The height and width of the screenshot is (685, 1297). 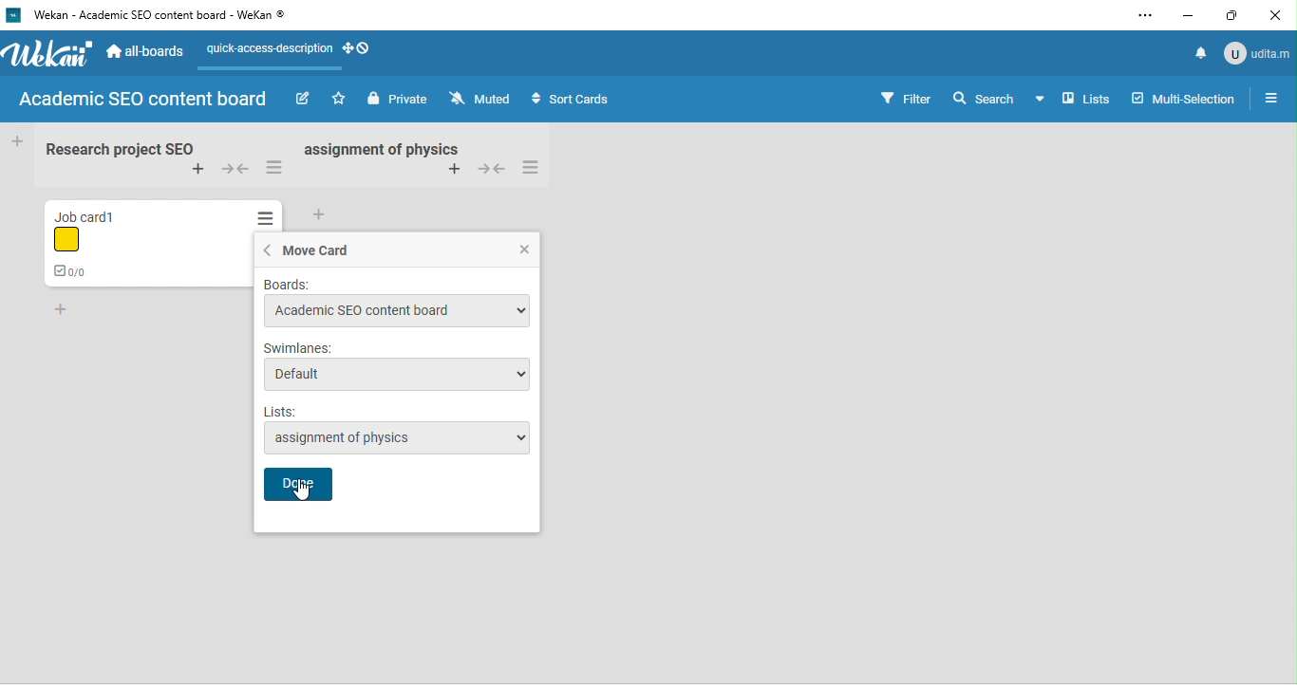 What do you see at coordinates (1201, 49) in the screenshot?
I see `notifications` at bounding box center [1201, 49].